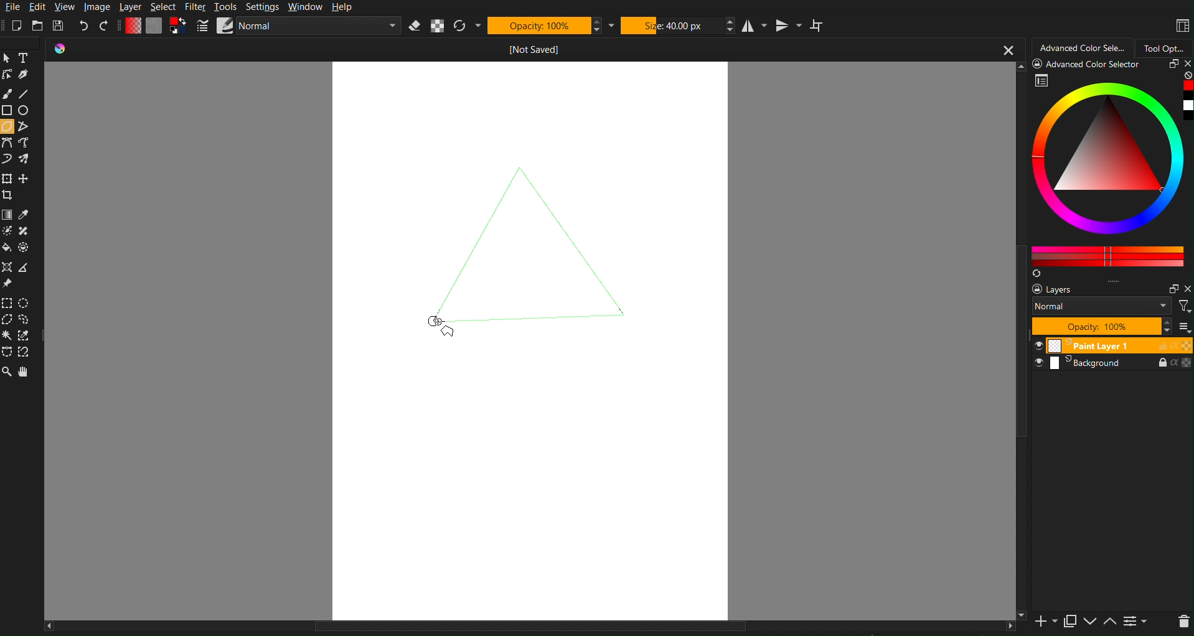  Describe the element at coordinates (1008, 49) in the screenshot. I see `close button` at that location.